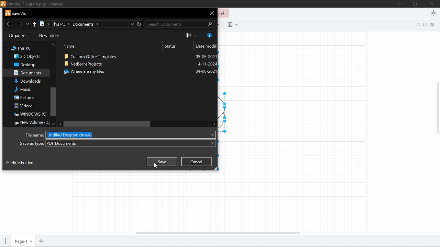 This screenshot has height=247, width=440. I want to click on Organize, so click(19, 36).